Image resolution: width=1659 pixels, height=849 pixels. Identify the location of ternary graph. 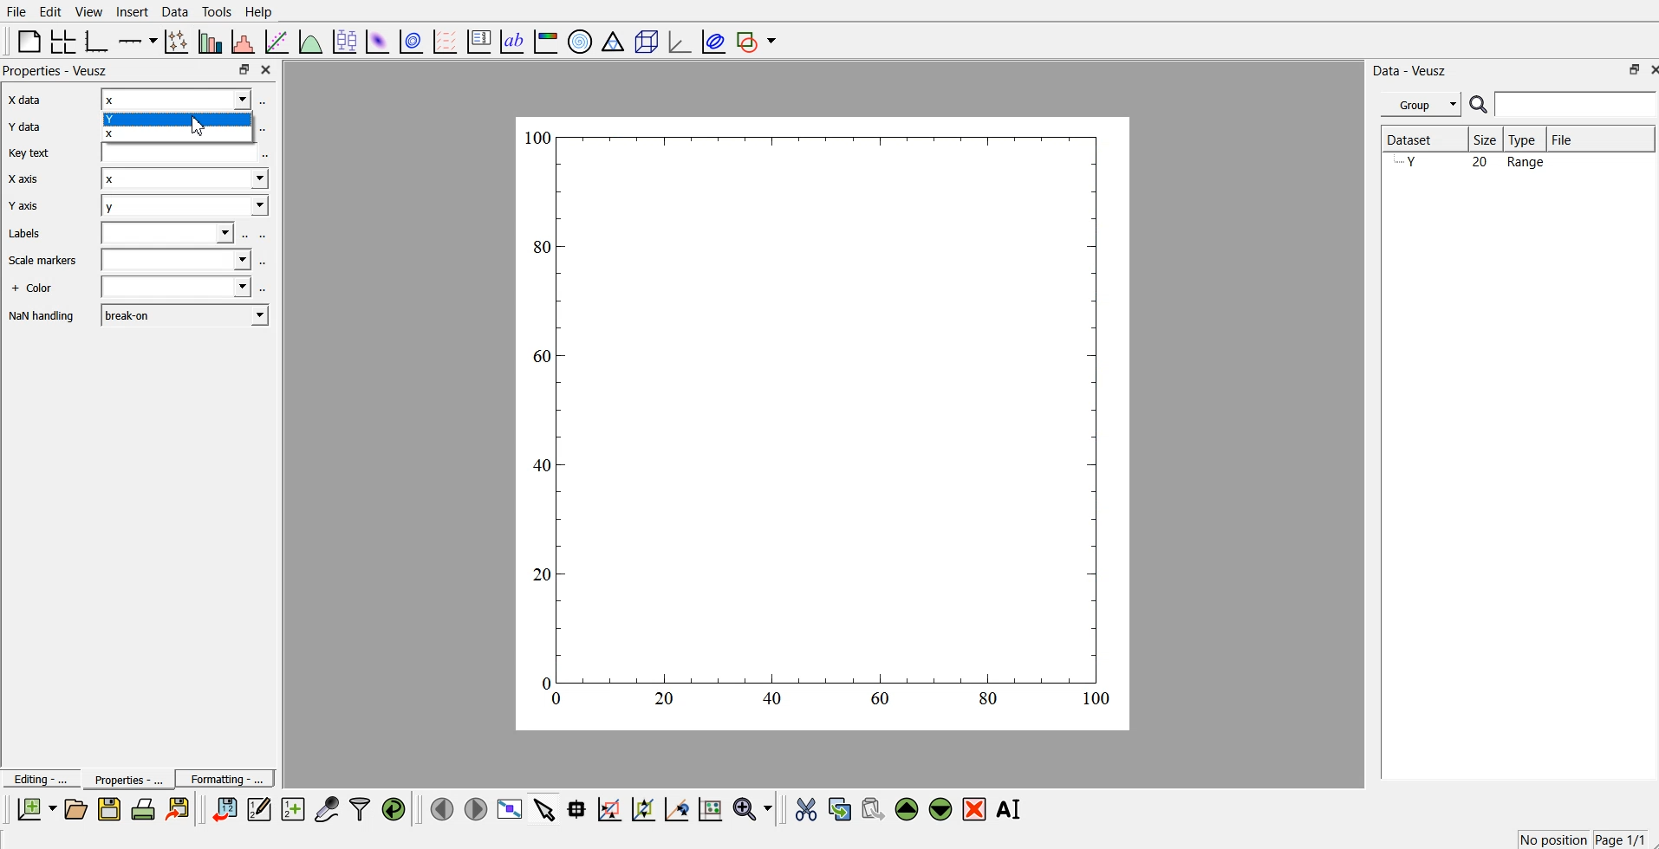
(614, 40).